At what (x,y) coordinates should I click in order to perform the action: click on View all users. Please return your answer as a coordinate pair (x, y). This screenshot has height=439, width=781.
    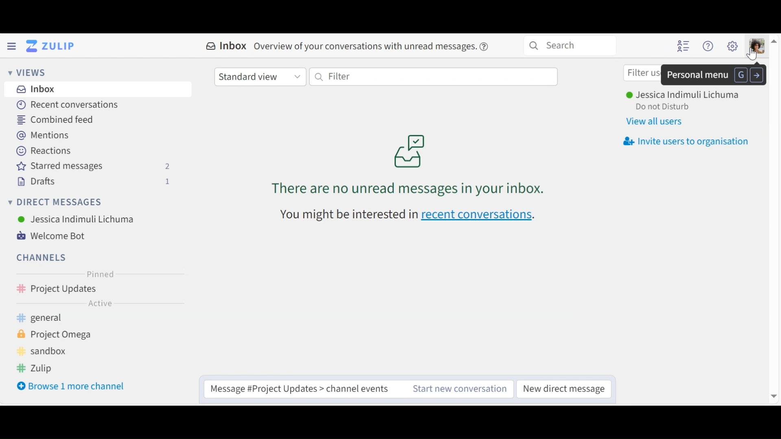
    Looking at the image, I should click on (657, 121).